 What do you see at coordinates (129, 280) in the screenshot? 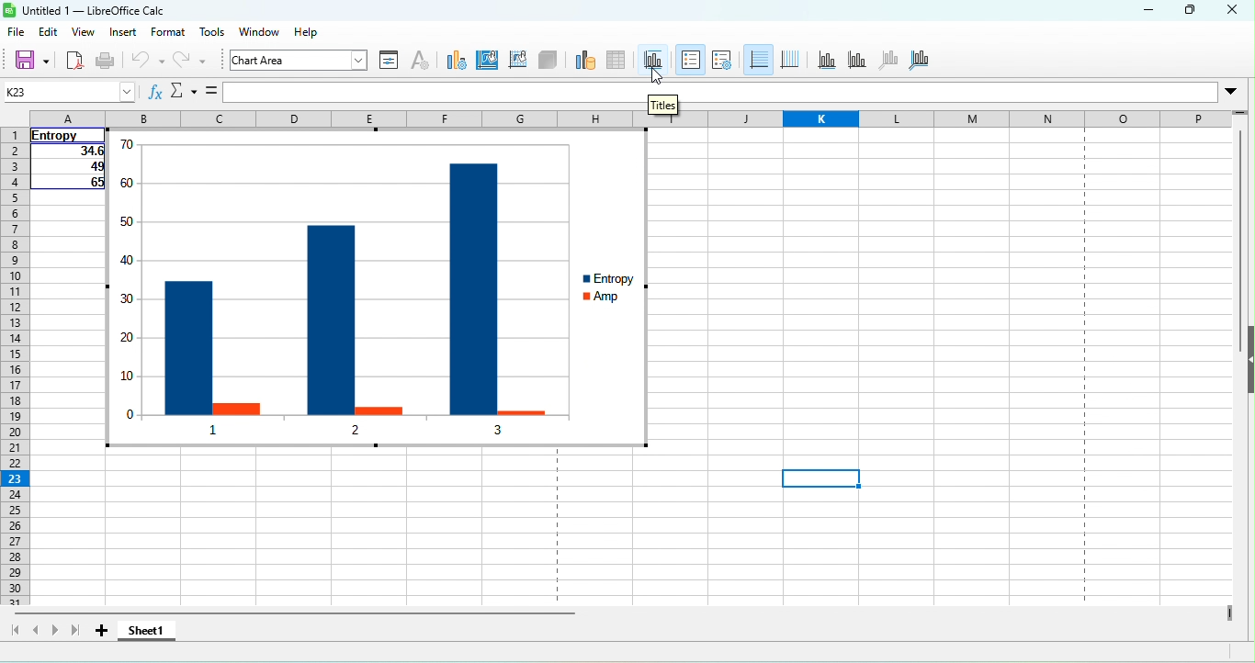
I see `y axis values` at bounding box center [129, 280].